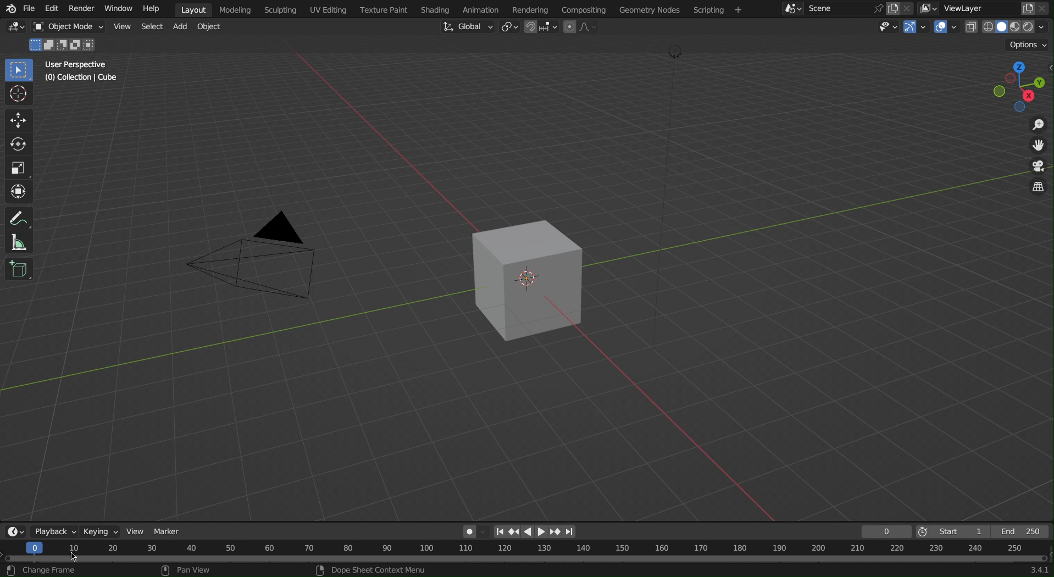 The image size is (1054, 577). What do you see at coordinates (152, 9) in the screenshot?
I see `Help` at bounding box center [152, 9].